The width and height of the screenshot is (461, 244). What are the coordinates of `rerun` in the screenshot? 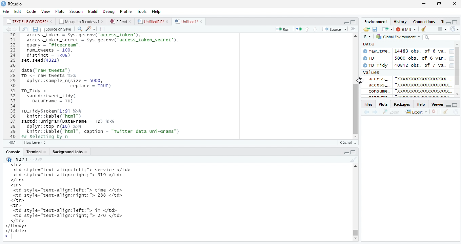 It's located at (299, 28).